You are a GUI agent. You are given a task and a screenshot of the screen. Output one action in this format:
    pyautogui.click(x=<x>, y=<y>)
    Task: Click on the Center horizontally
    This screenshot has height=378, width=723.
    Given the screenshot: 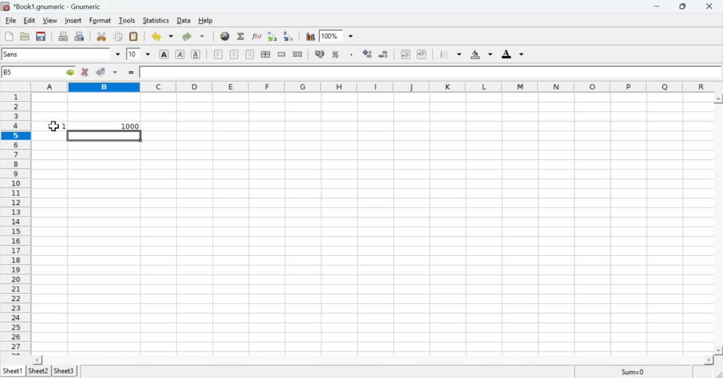 What is the action you would take?
    pyautogui.click(x=234, y=55)
    